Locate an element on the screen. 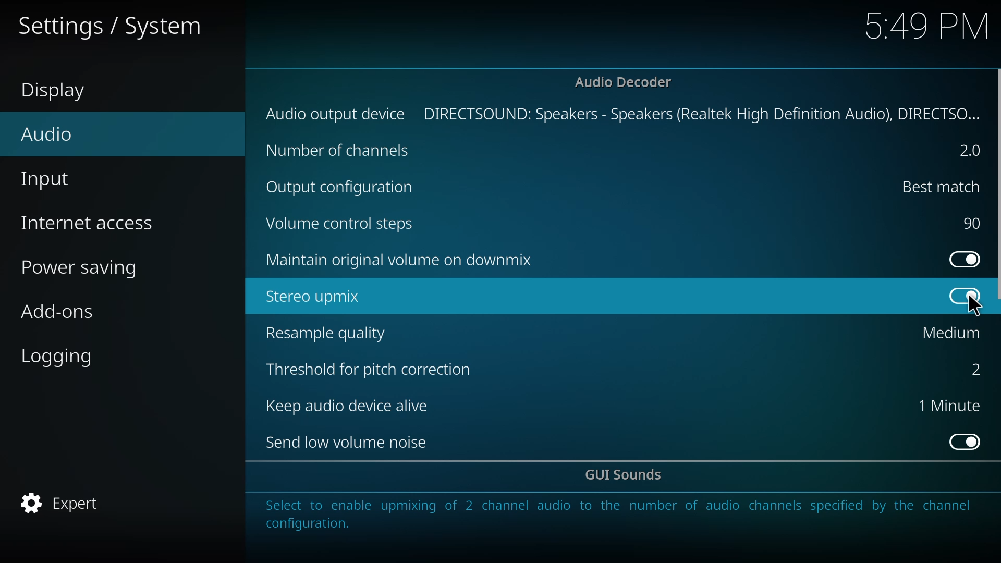 The image size is (1001, 563). threshold is located at coordinates (376, 369).